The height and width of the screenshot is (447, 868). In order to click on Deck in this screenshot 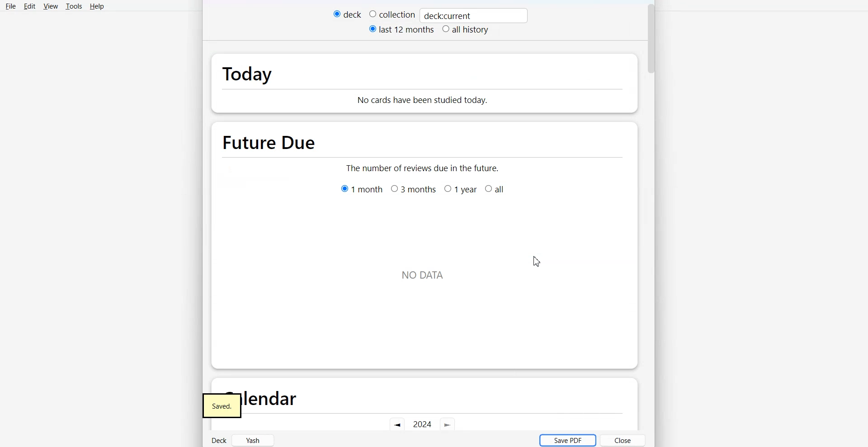, I will do `click(347, 14)`.